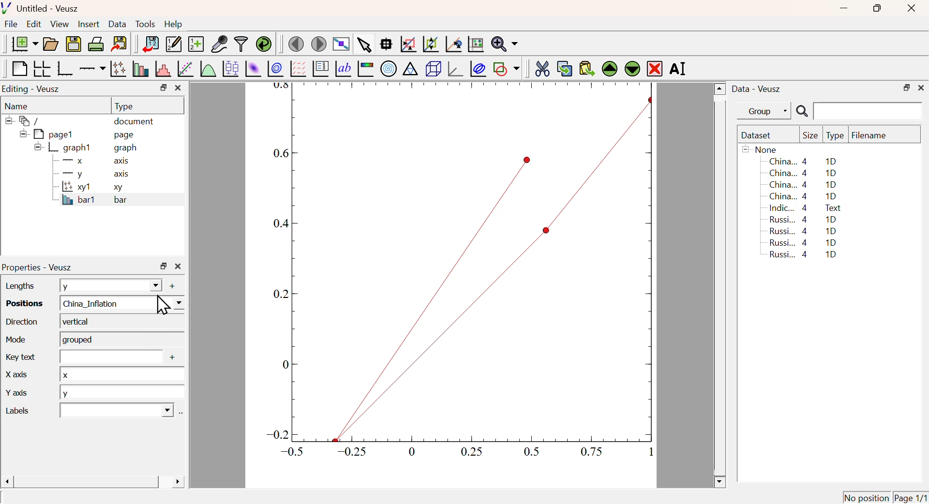  What do you see at coordinates (118, 374) in the screenshot?
I see `x` at bounding box center [118, 374].